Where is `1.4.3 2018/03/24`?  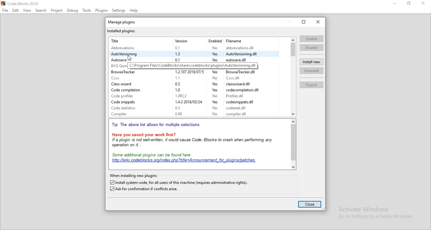 1.4.3 2018/03/24 is located at coordinates (186, 103).